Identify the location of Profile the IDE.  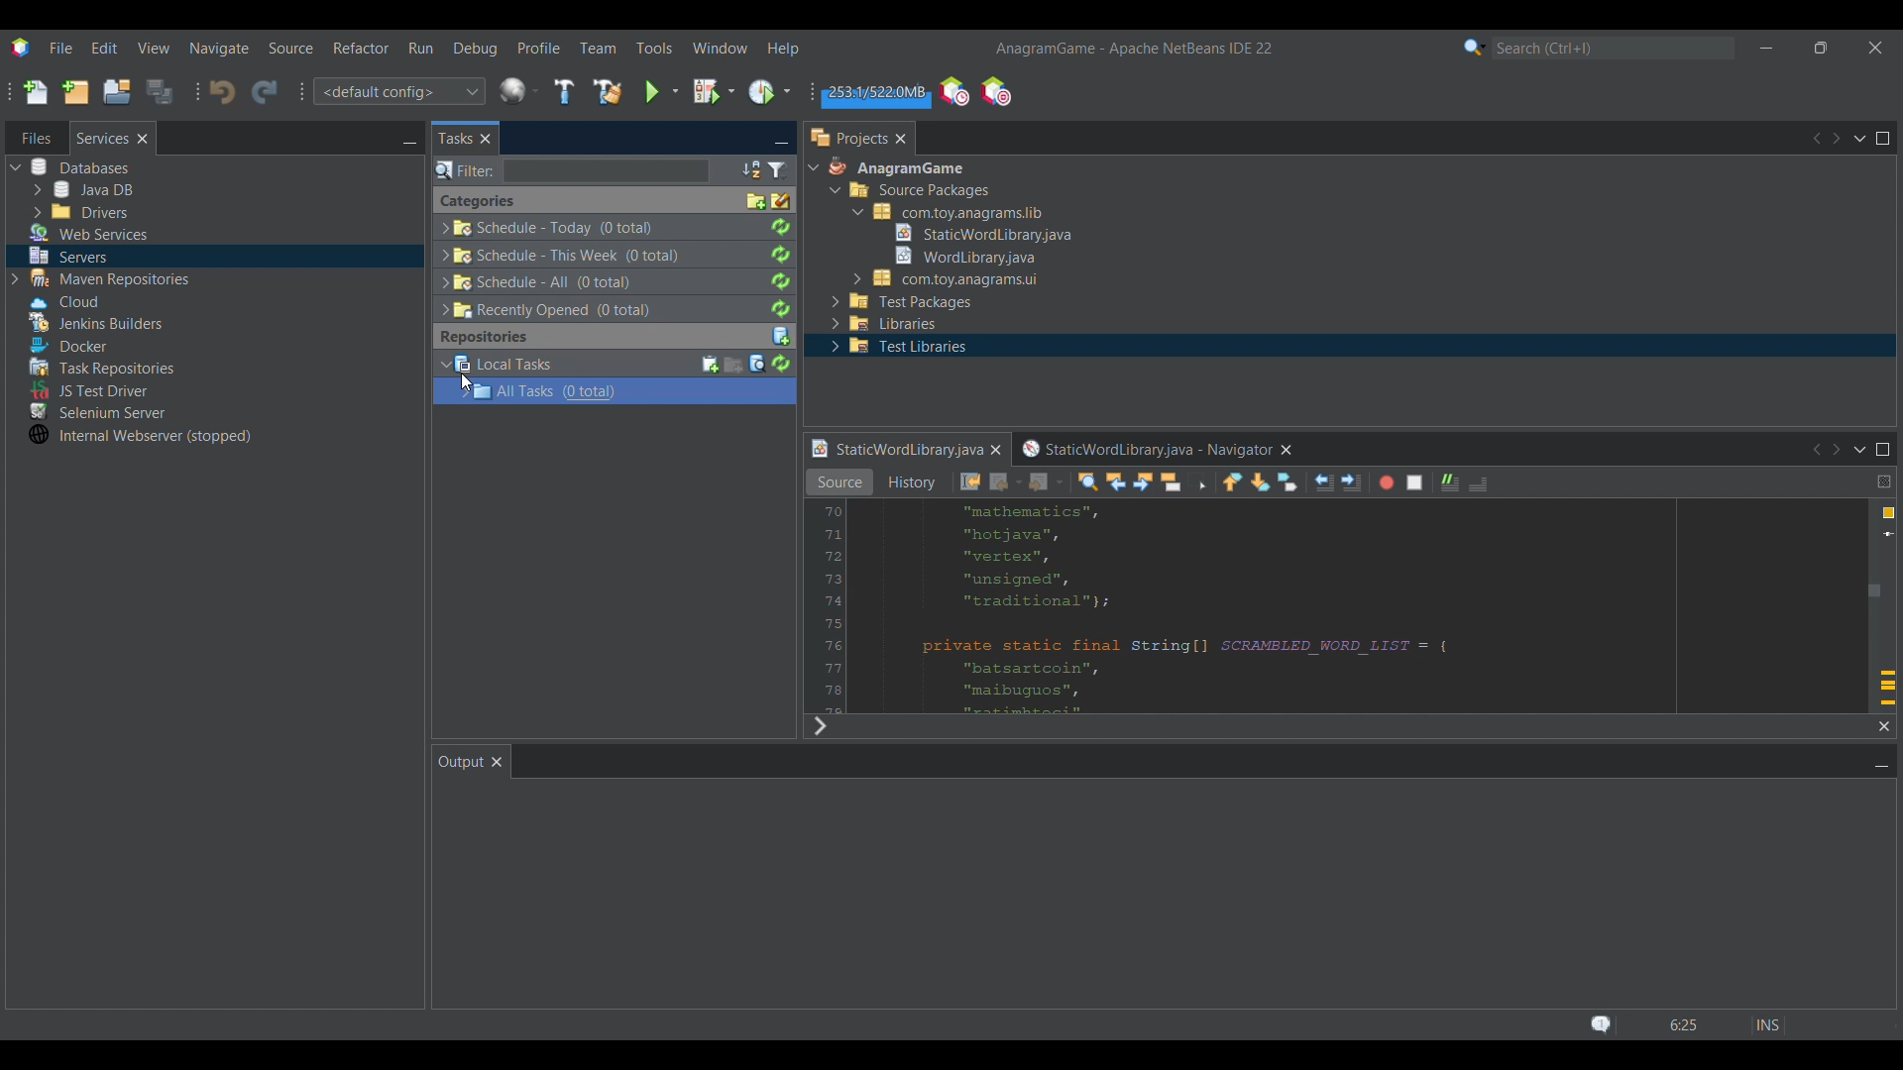
(954, 90).